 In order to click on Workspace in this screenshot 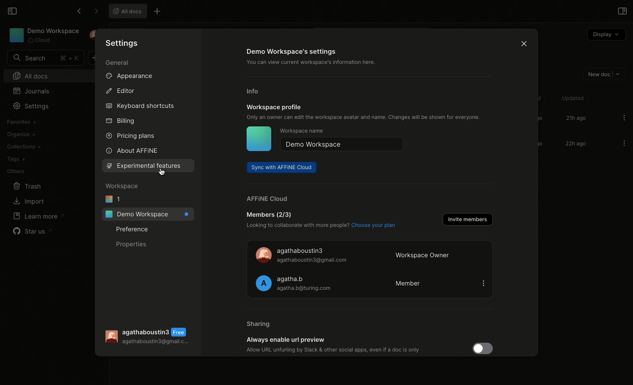, I will do `click(123, 185)`.